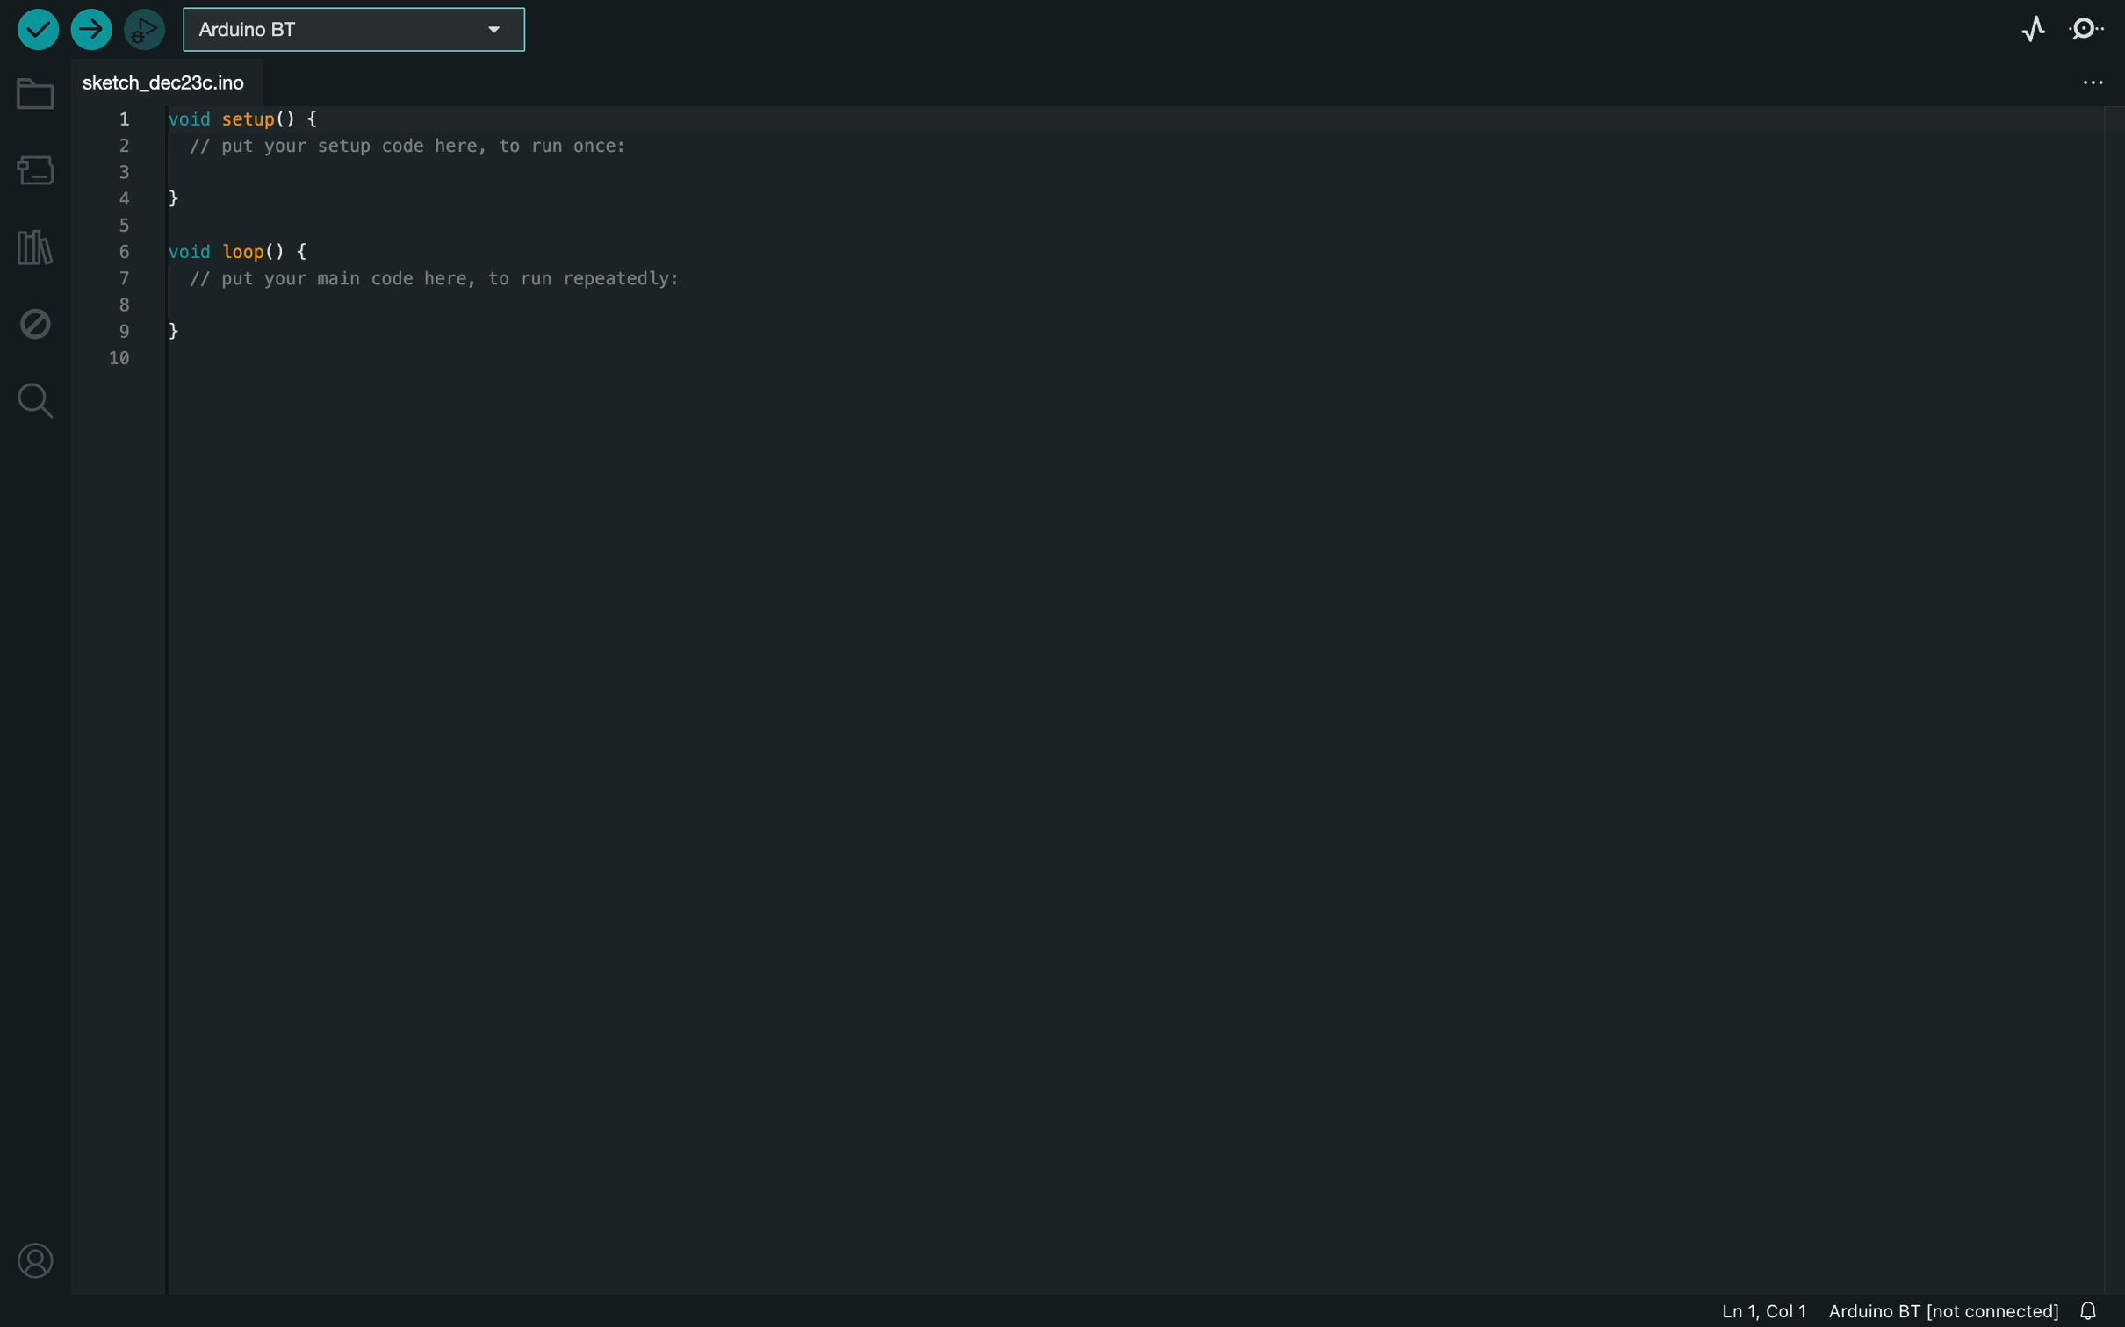 This screenshot has height=1327, width=2125. Describe the element at coordinates (36, 400) in the screenshot. I see `search` at that location.